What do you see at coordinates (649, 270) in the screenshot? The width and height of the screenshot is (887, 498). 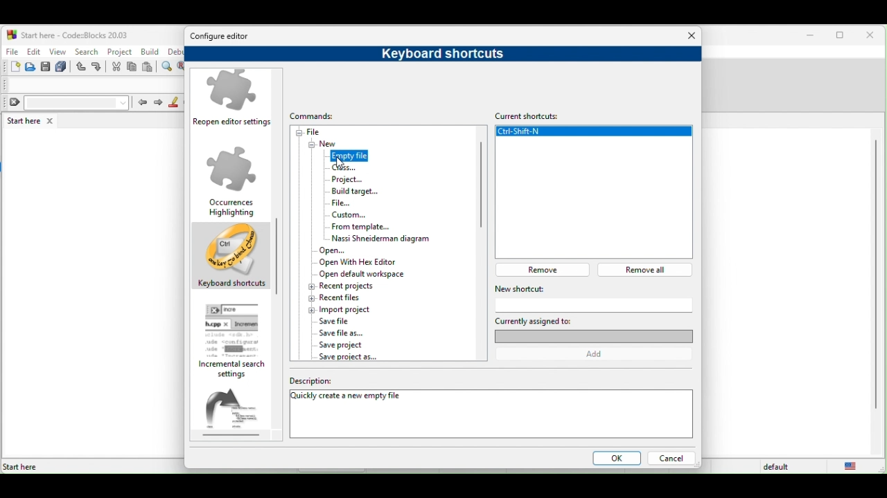 I see `remove all` at bounding box center [649, 270].